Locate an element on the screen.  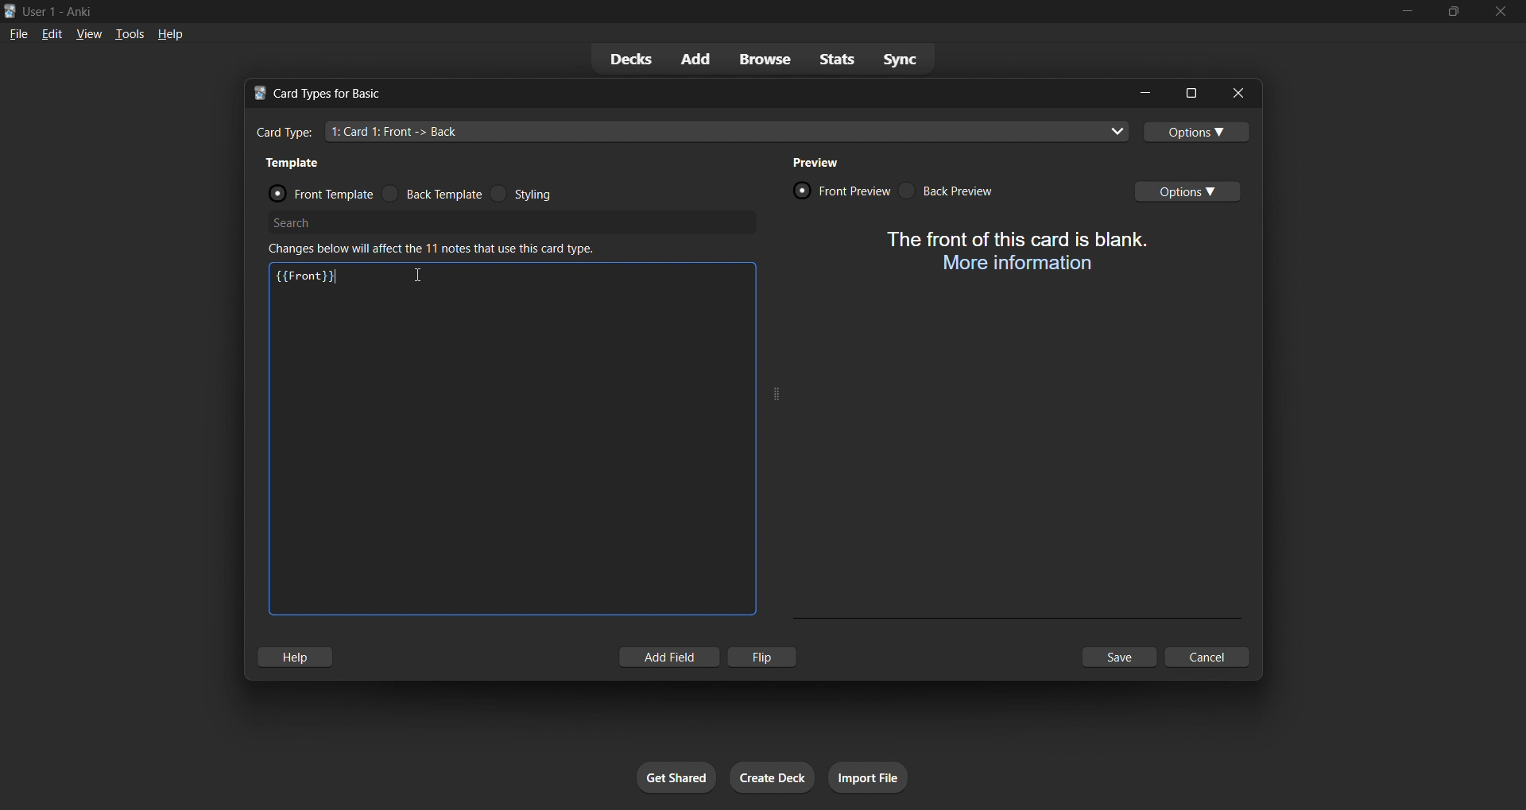
cursor is located at coordinates (419, 276).